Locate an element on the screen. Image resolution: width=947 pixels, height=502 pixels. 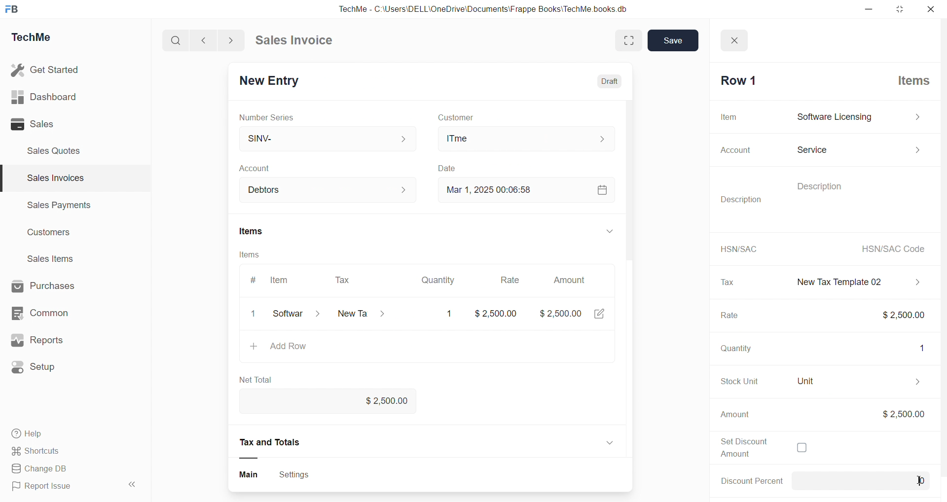
Mar 1, 2025 00:06:58 is located at coordinates (485, 190).